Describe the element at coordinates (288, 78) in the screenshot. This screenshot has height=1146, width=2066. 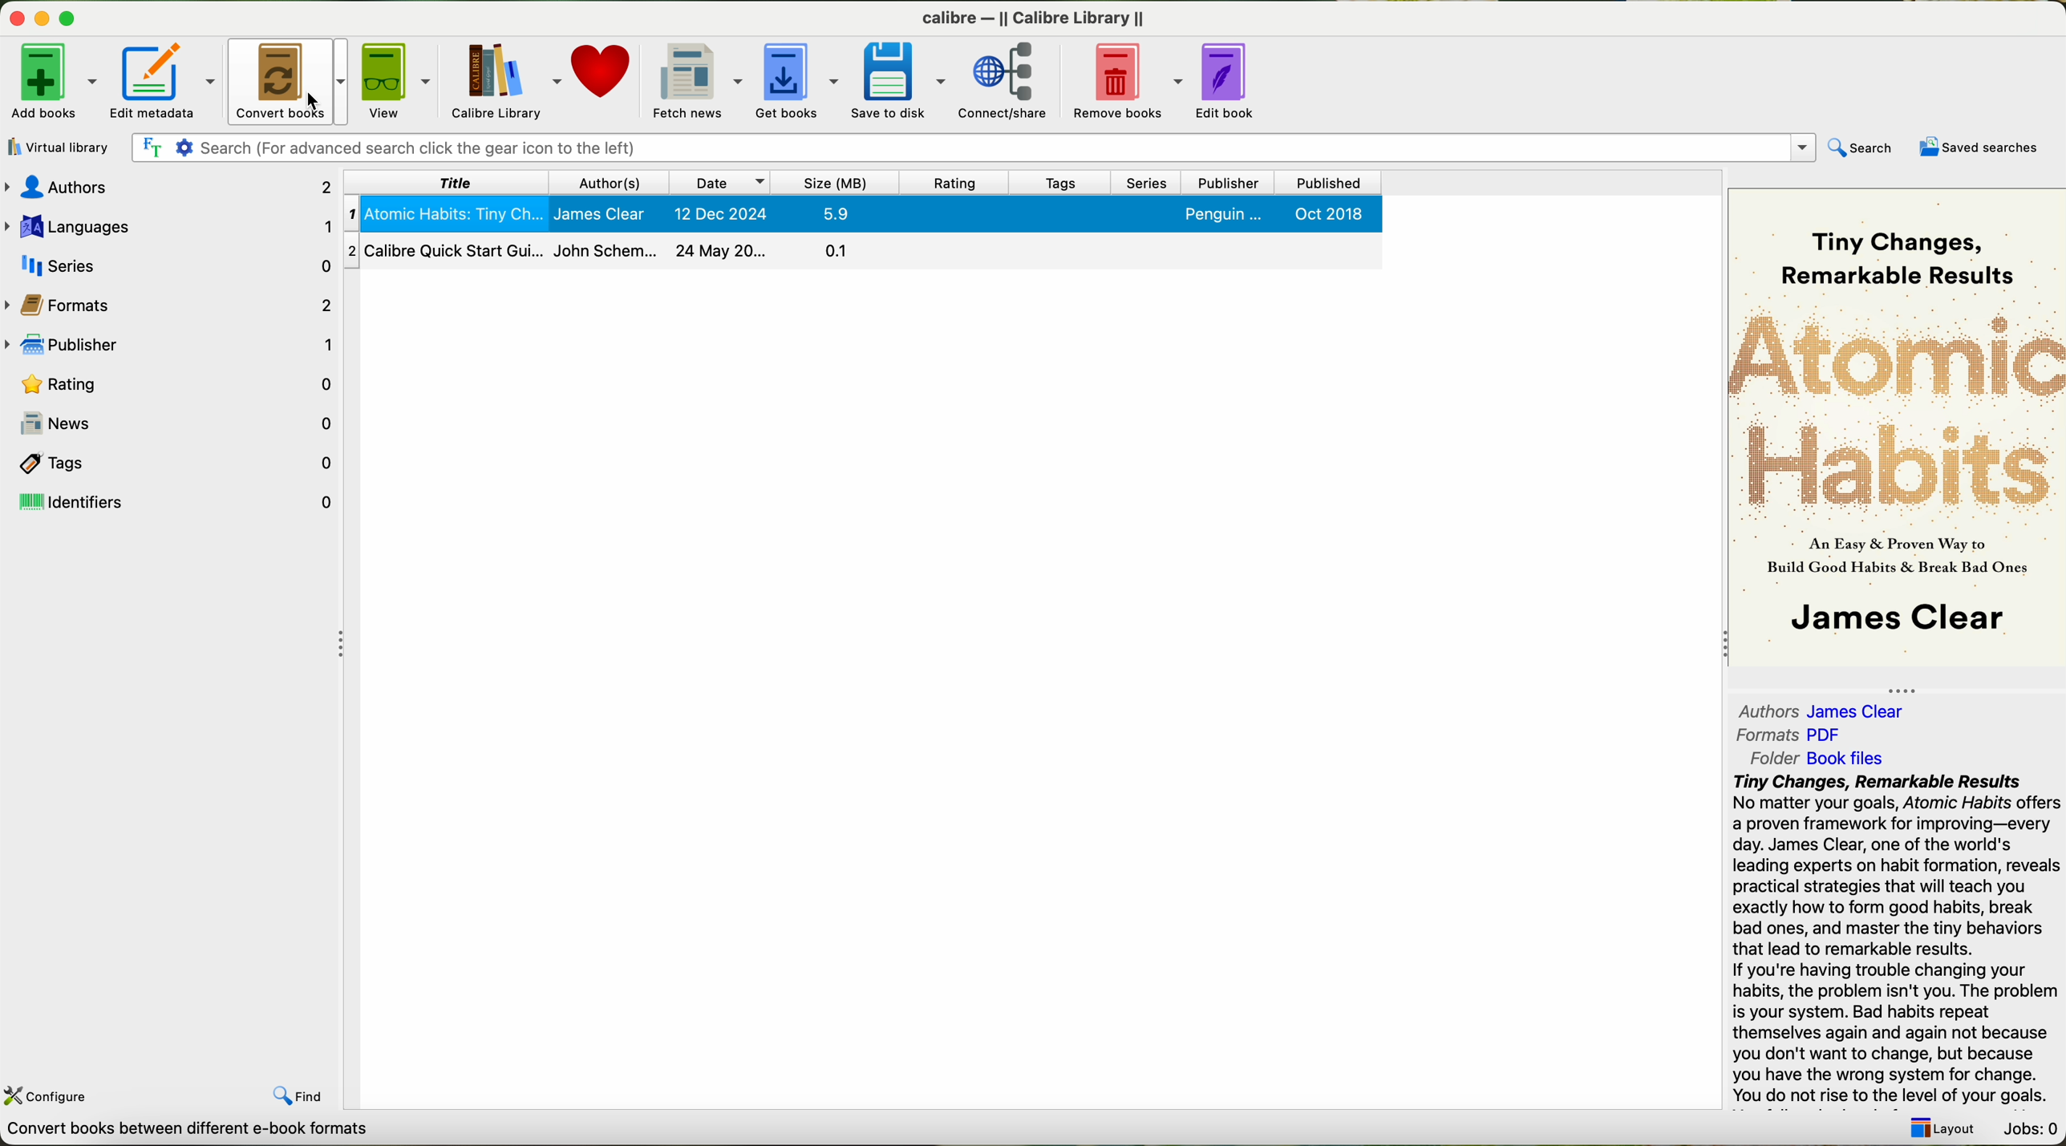
I see `convert books` at that location.